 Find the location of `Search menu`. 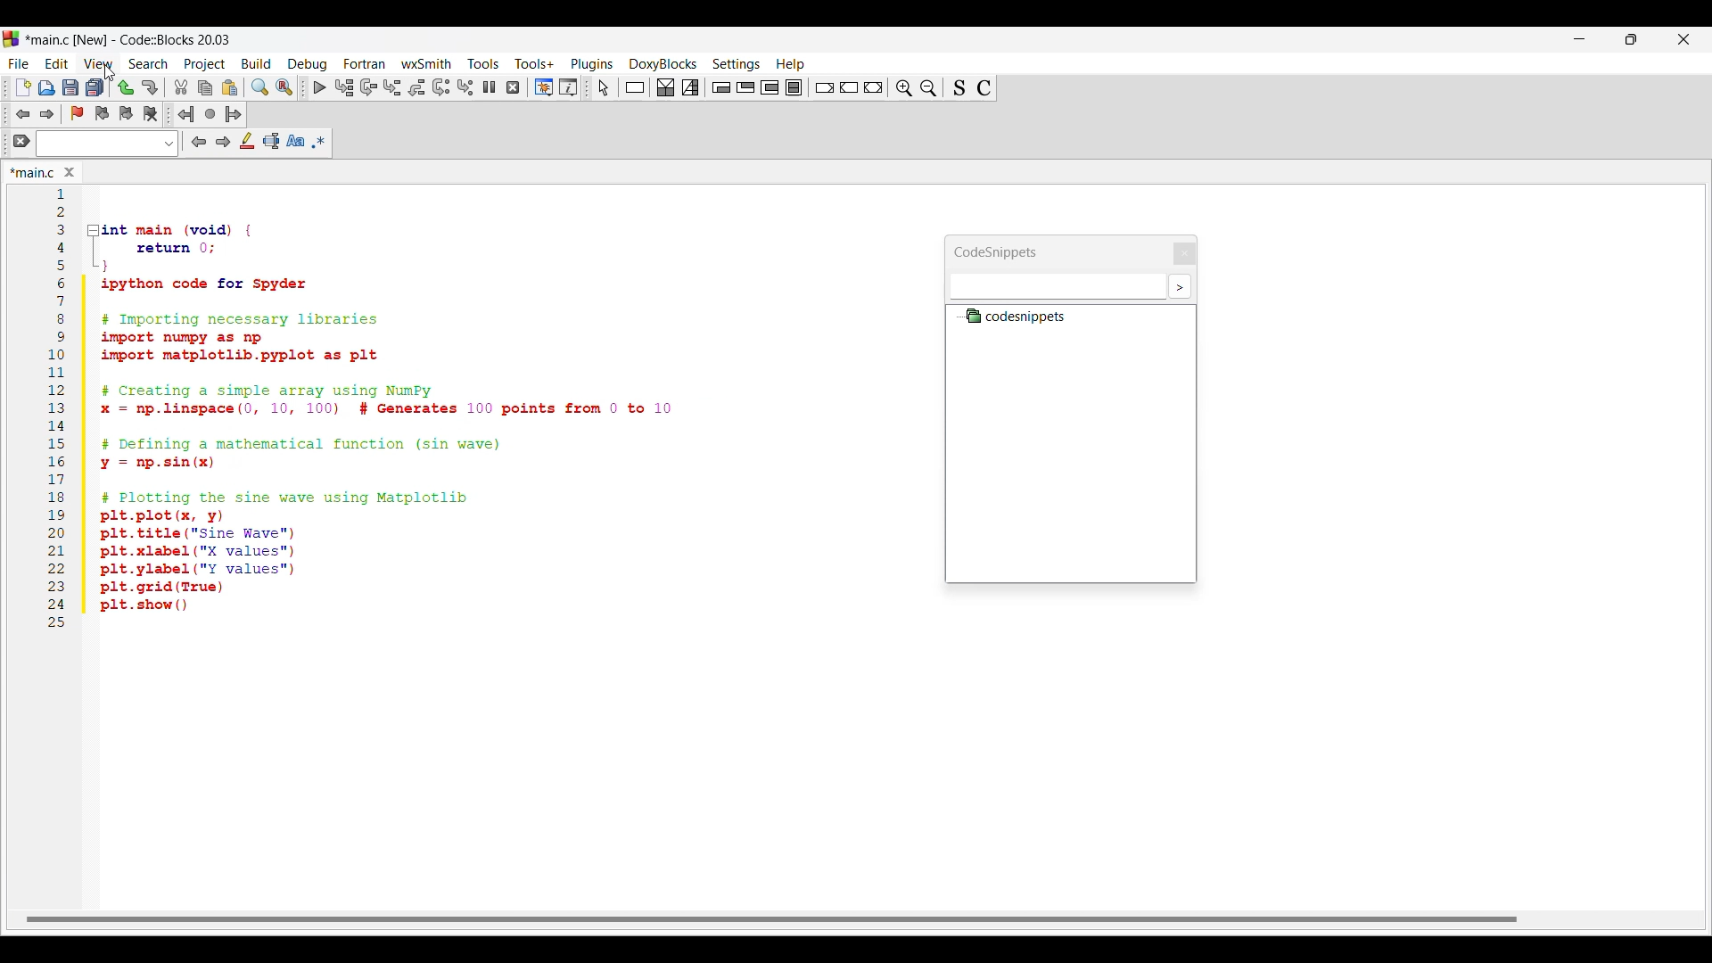

Search menu is located at coordinates (149, 64).